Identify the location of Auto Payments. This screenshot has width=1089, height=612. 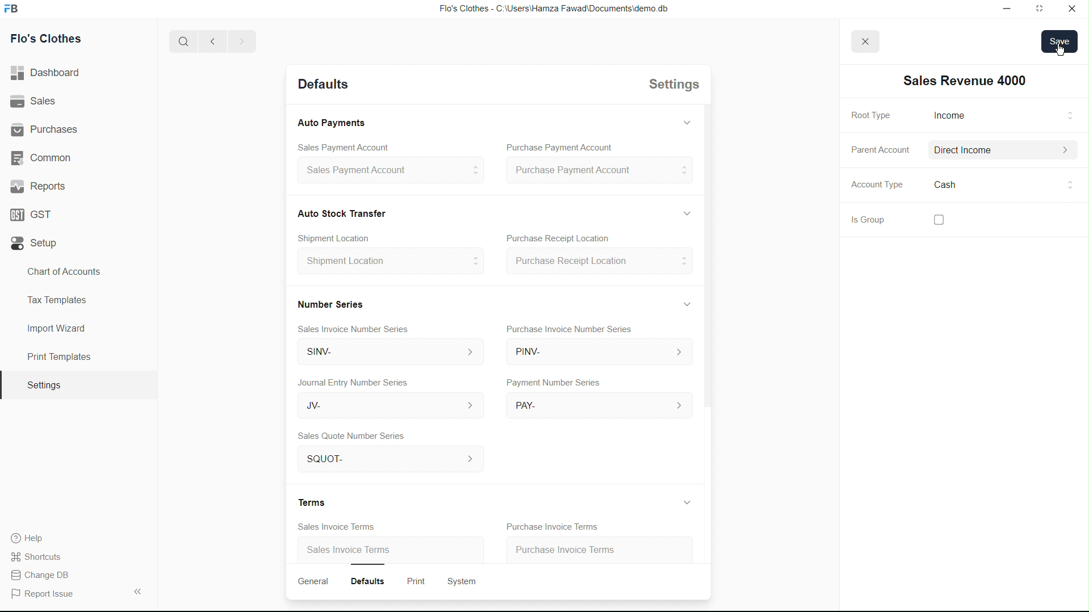
(331, 123).